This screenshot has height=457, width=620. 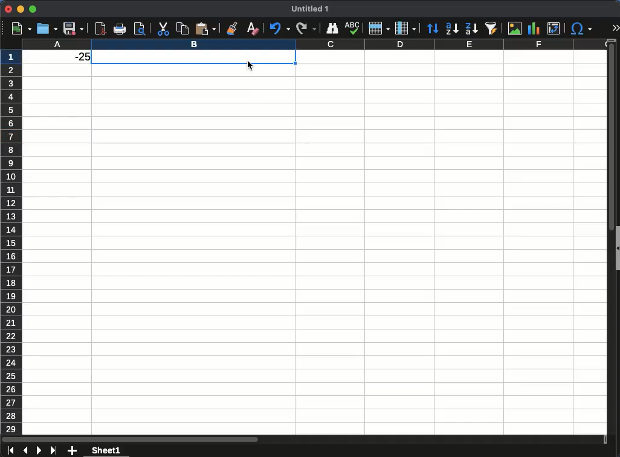 I want to click on print preview, so click(x=140, y=29).